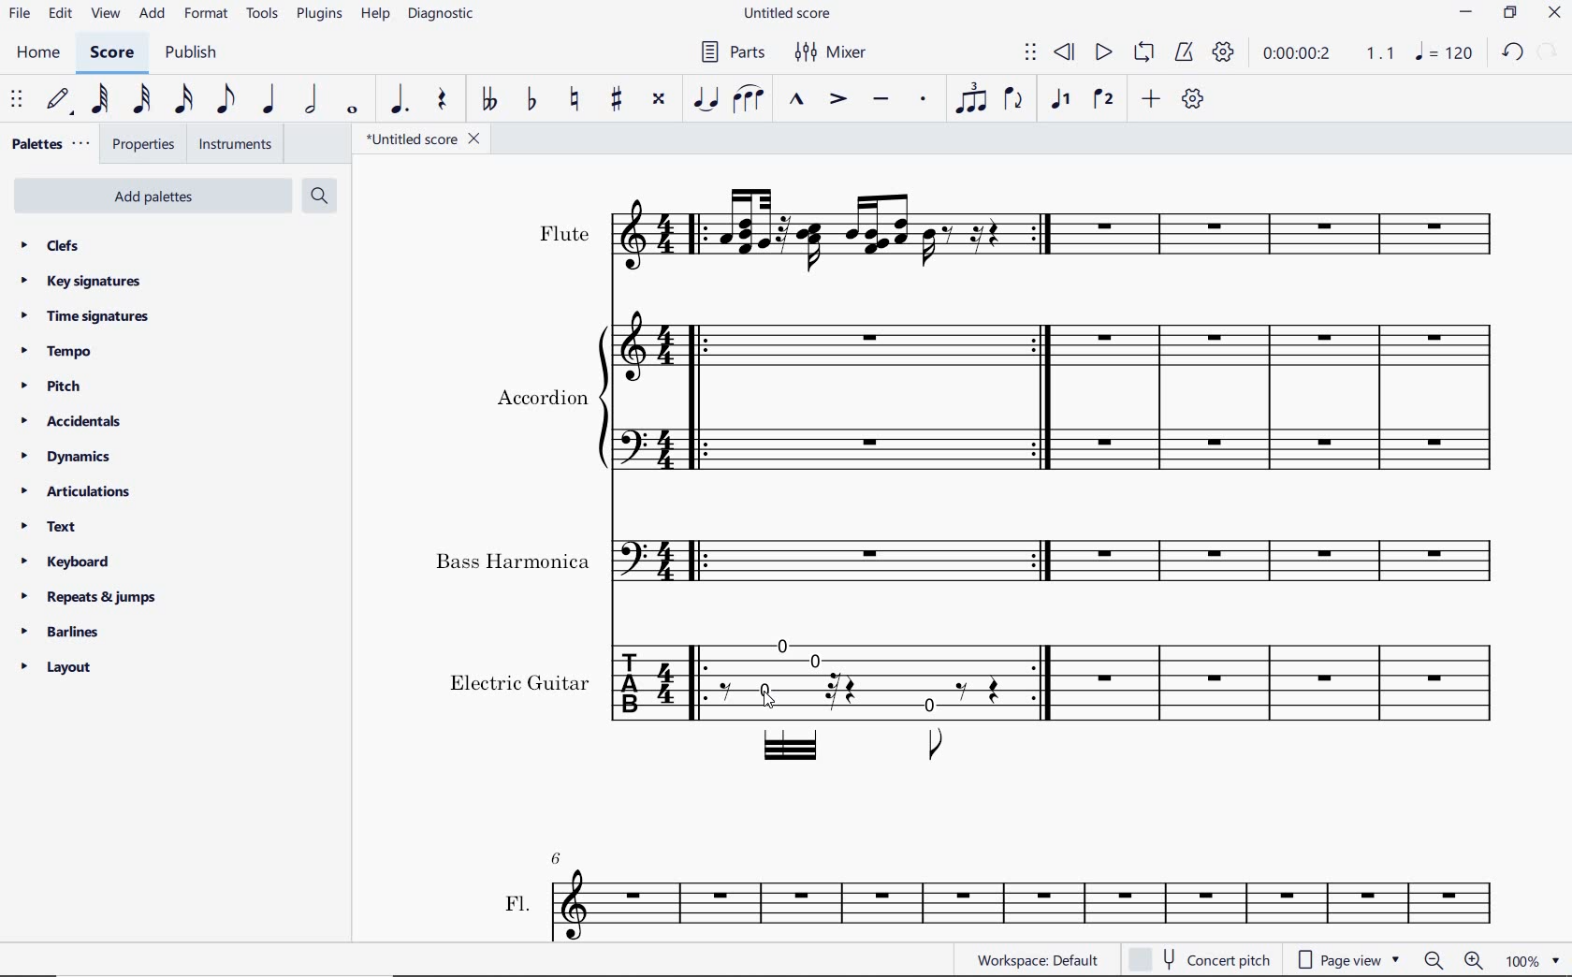 The height and width of the screenshot is (977, 1572). What do you see at coordinates (1466, 13) in the screenshot?
I see `minimize` at bounding box center [1466, 13].